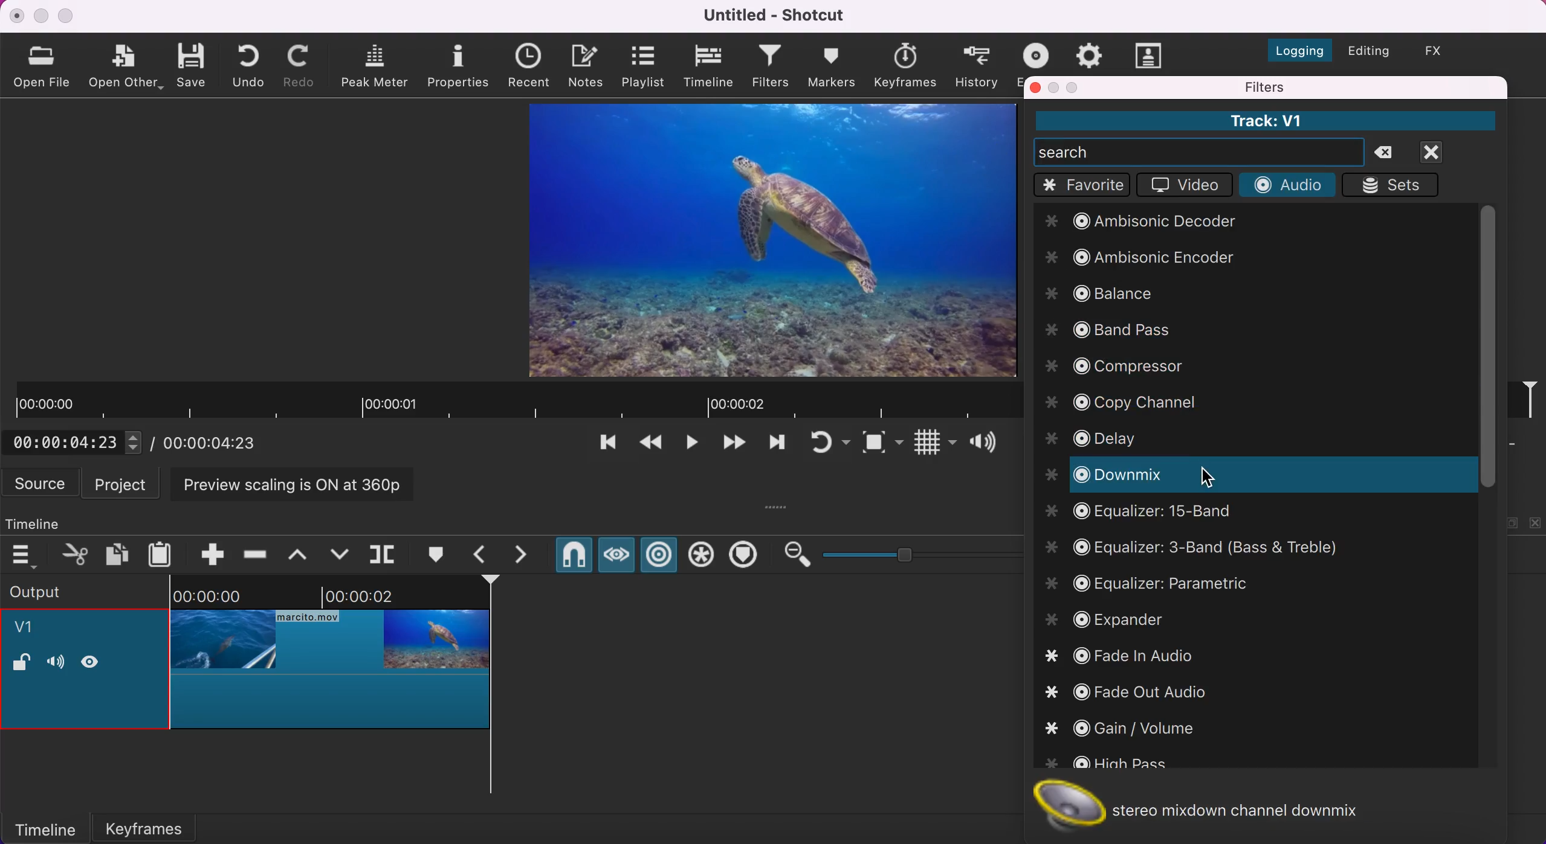 Image resolution: width=1546 pixels, height=844 pixels. What do you see at coordinates (124, 483) in the screenshot?
I see `project` at bounding box center [124, 483].